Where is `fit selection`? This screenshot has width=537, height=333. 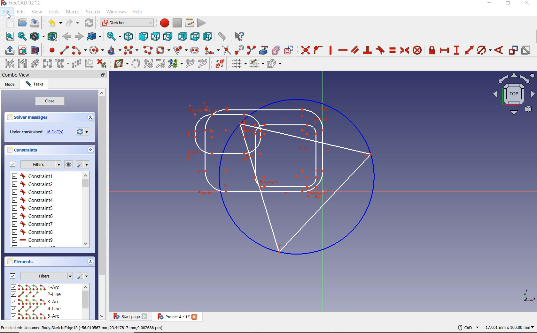
fit selection is located at coordinates (22, 36).